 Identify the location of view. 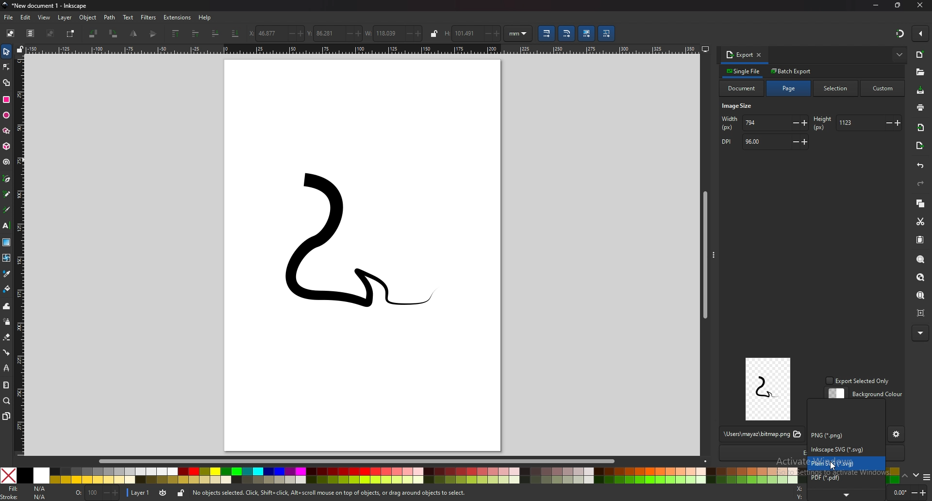
(45, 18).